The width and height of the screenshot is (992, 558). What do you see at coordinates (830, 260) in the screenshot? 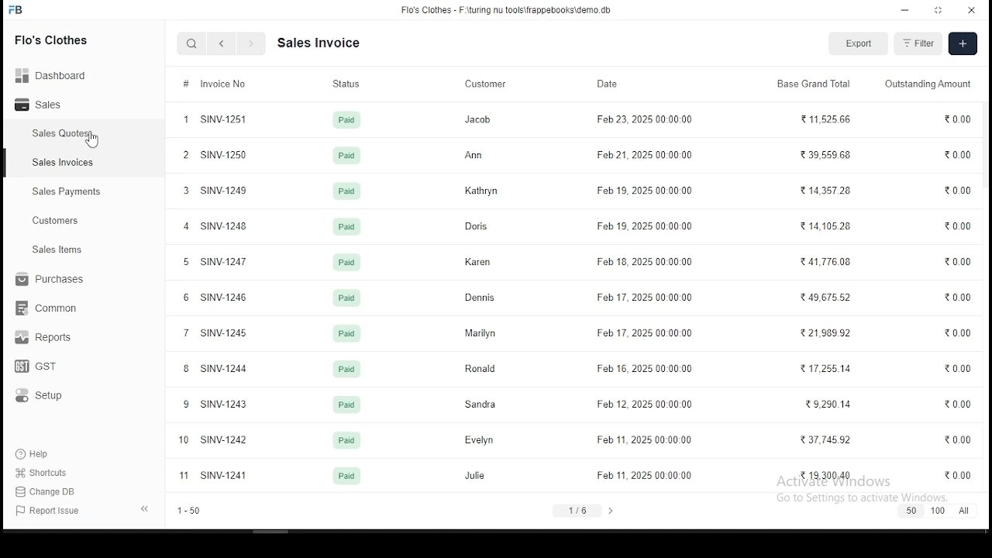
I see ` 41,776.08` at bounding box center [830, 260].